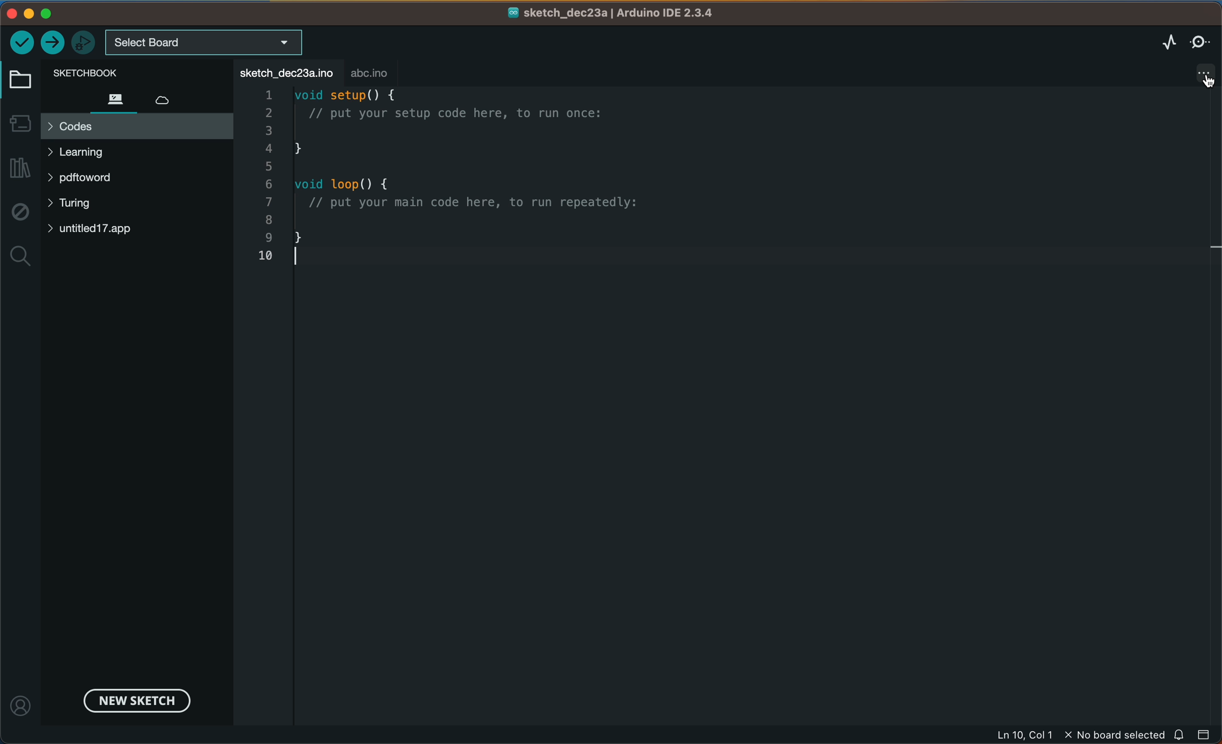 This screenshot has width=1222, height=744. What do you see at coordinates (103, 156) in the screenshot?
I see `learning` at bounding box center [103, 156].